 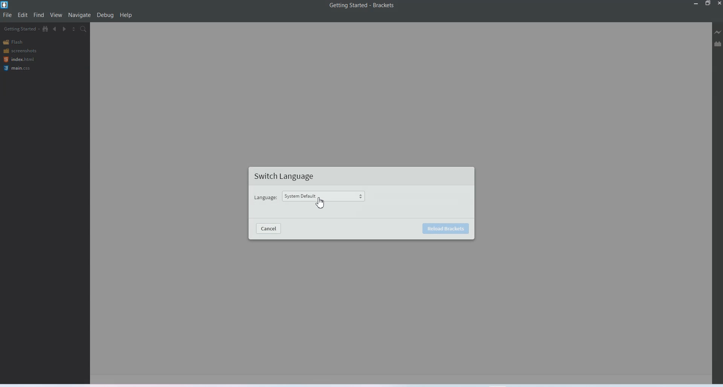 What do you see at coordinates (718, 44) in the screenshot?
I see `Extension manager` at bounding box center [718, 44].